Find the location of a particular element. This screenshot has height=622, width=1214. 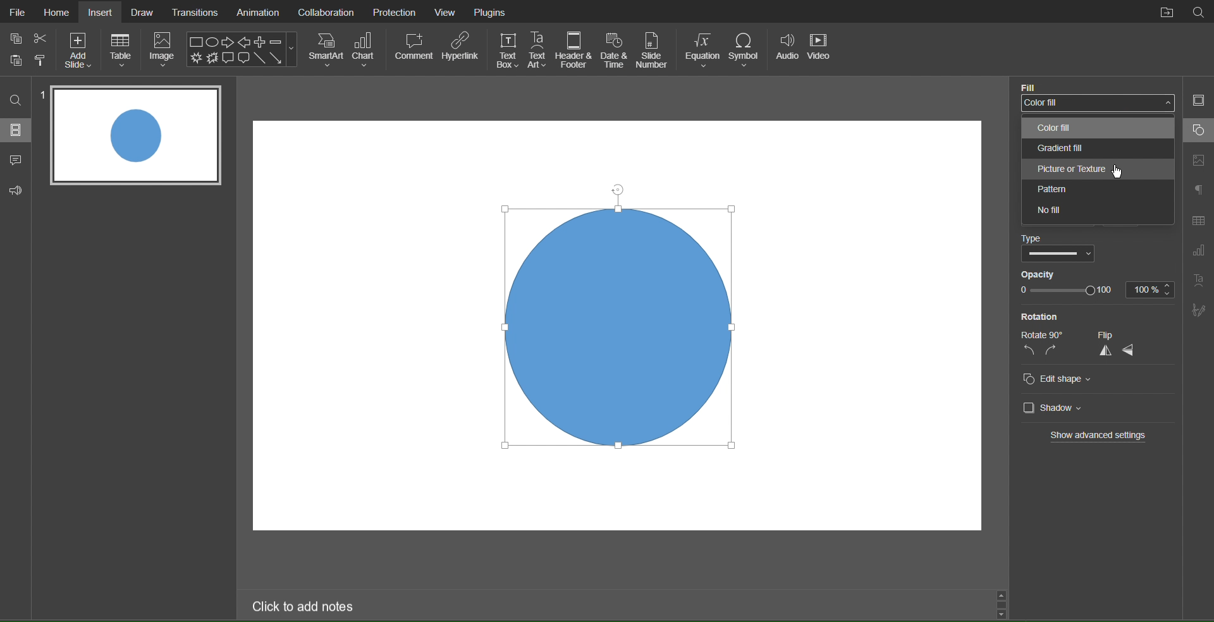

copy is located at coordinates (15, 39).